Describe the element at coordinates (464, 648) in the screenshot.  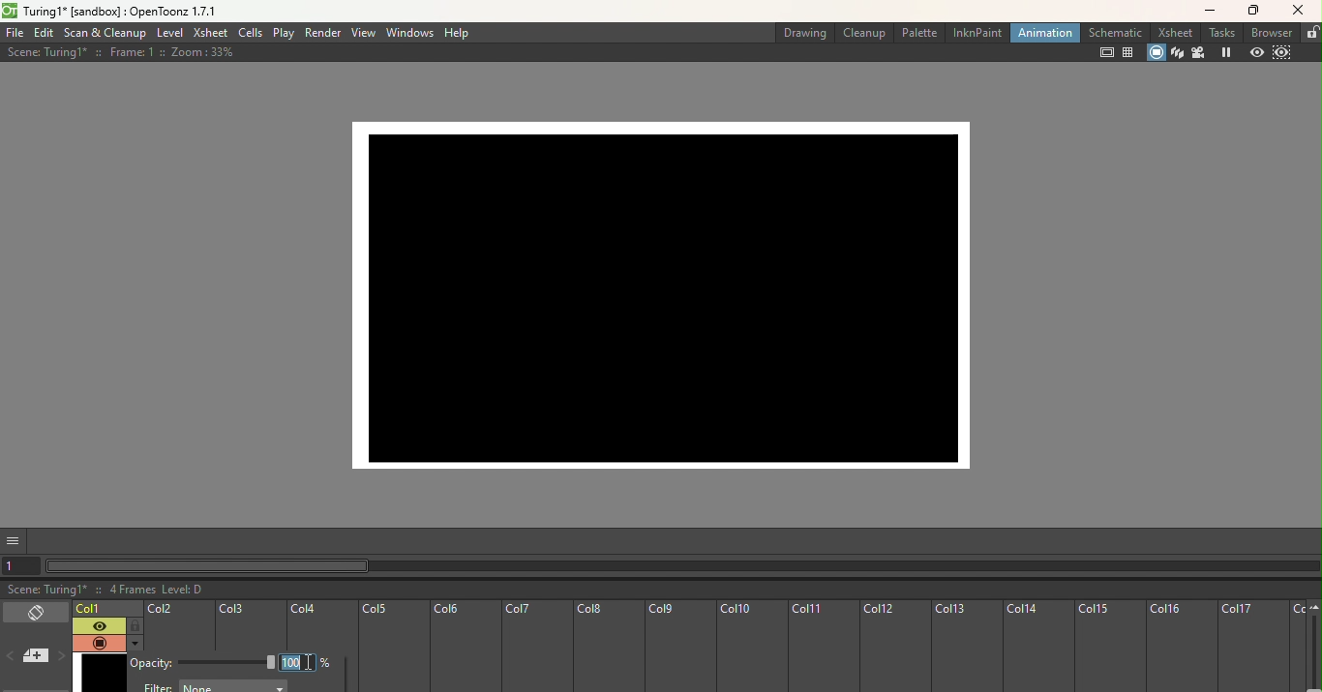
I see `Col6` at that location.